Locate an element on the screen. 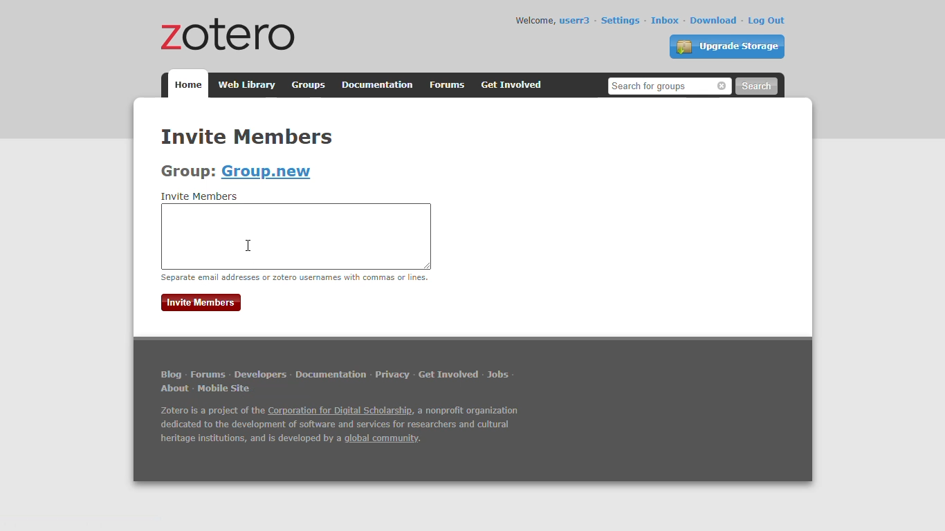 The image size is (945, 531). group: Group.new is located at coordinates (236, 171).